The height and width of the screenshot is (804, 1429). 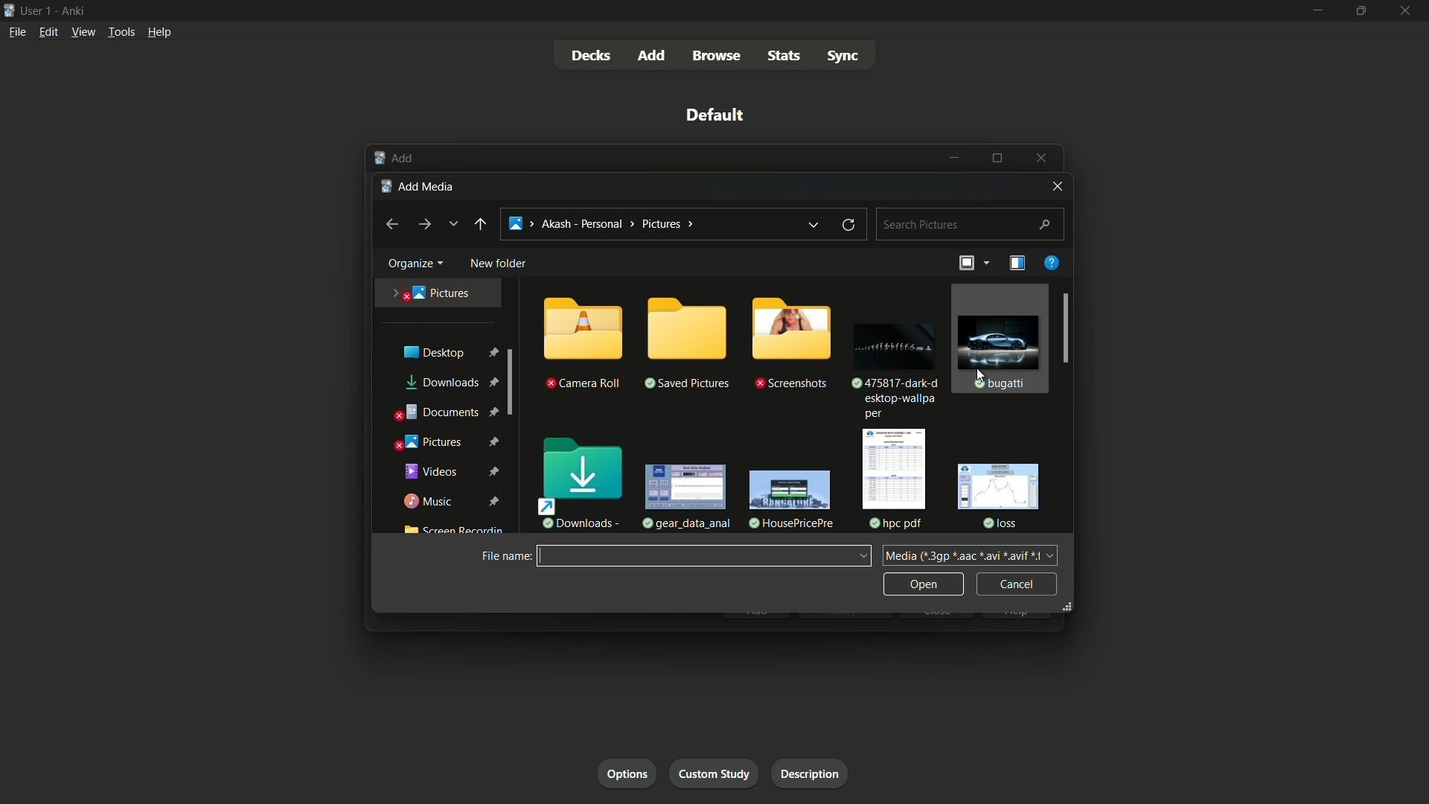 I want to click on Close, so click(x=1042, y=157).